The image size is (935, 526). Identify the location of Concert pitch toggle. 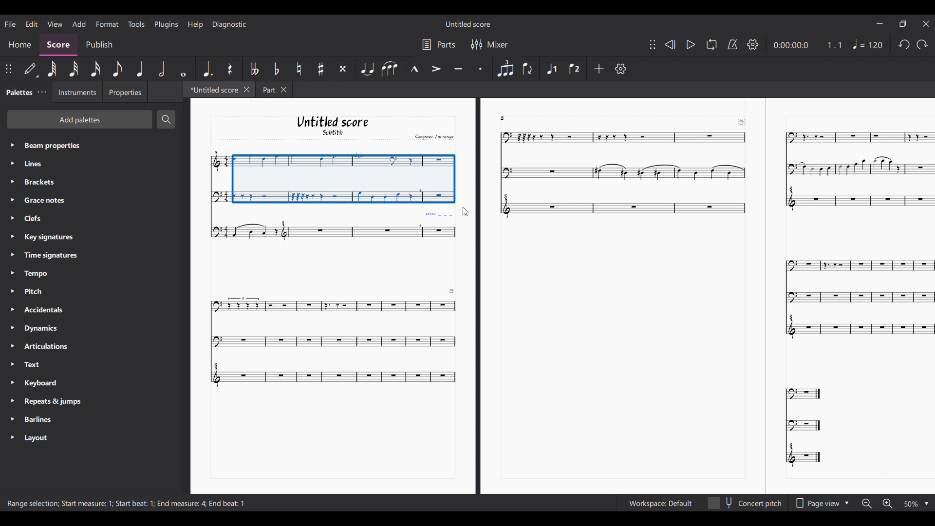
(745, 503).